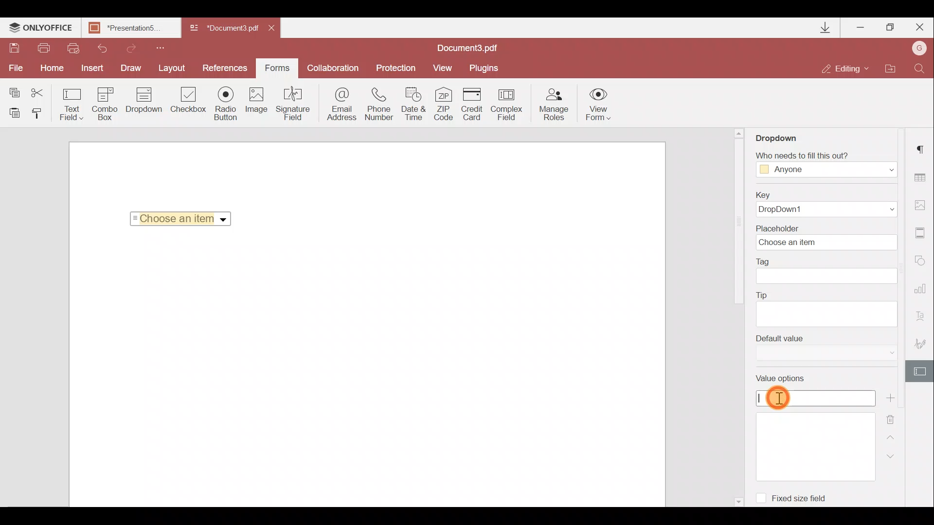  Describe the element at coordinates (845, 68) in the screenshot. I see `Editing mode` at that location.